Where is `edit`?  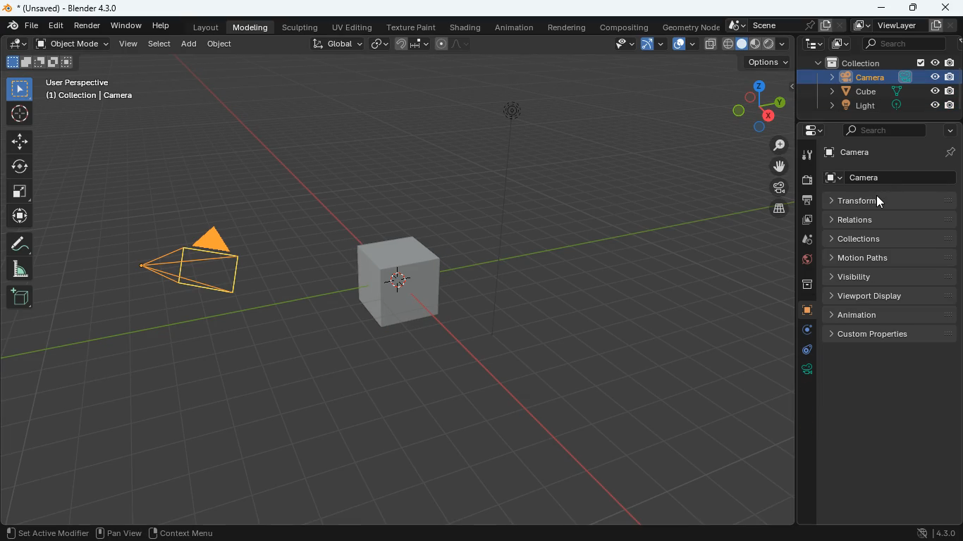 edit is located at coordinates (56, 25).